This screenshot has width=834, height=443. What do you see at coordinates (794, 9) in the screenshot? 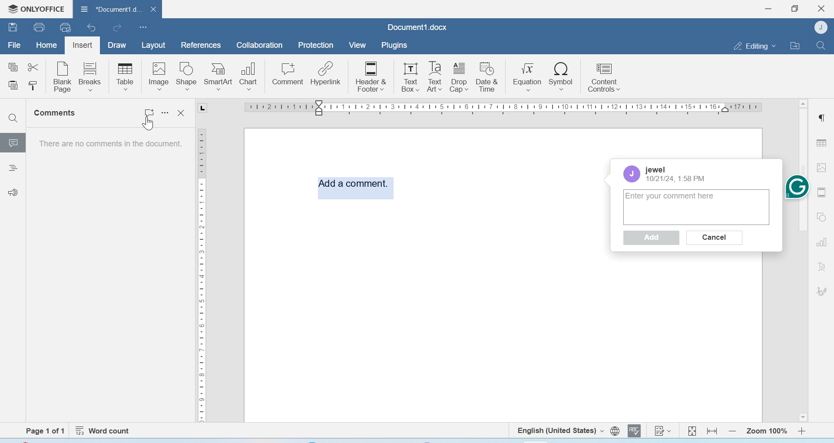
I see `Maximize` at bounding box center [794, 9].